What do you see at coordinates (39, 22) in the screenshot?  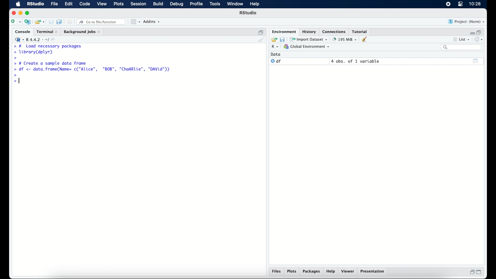 I see `load existing project` at bounding box center [39, 22].